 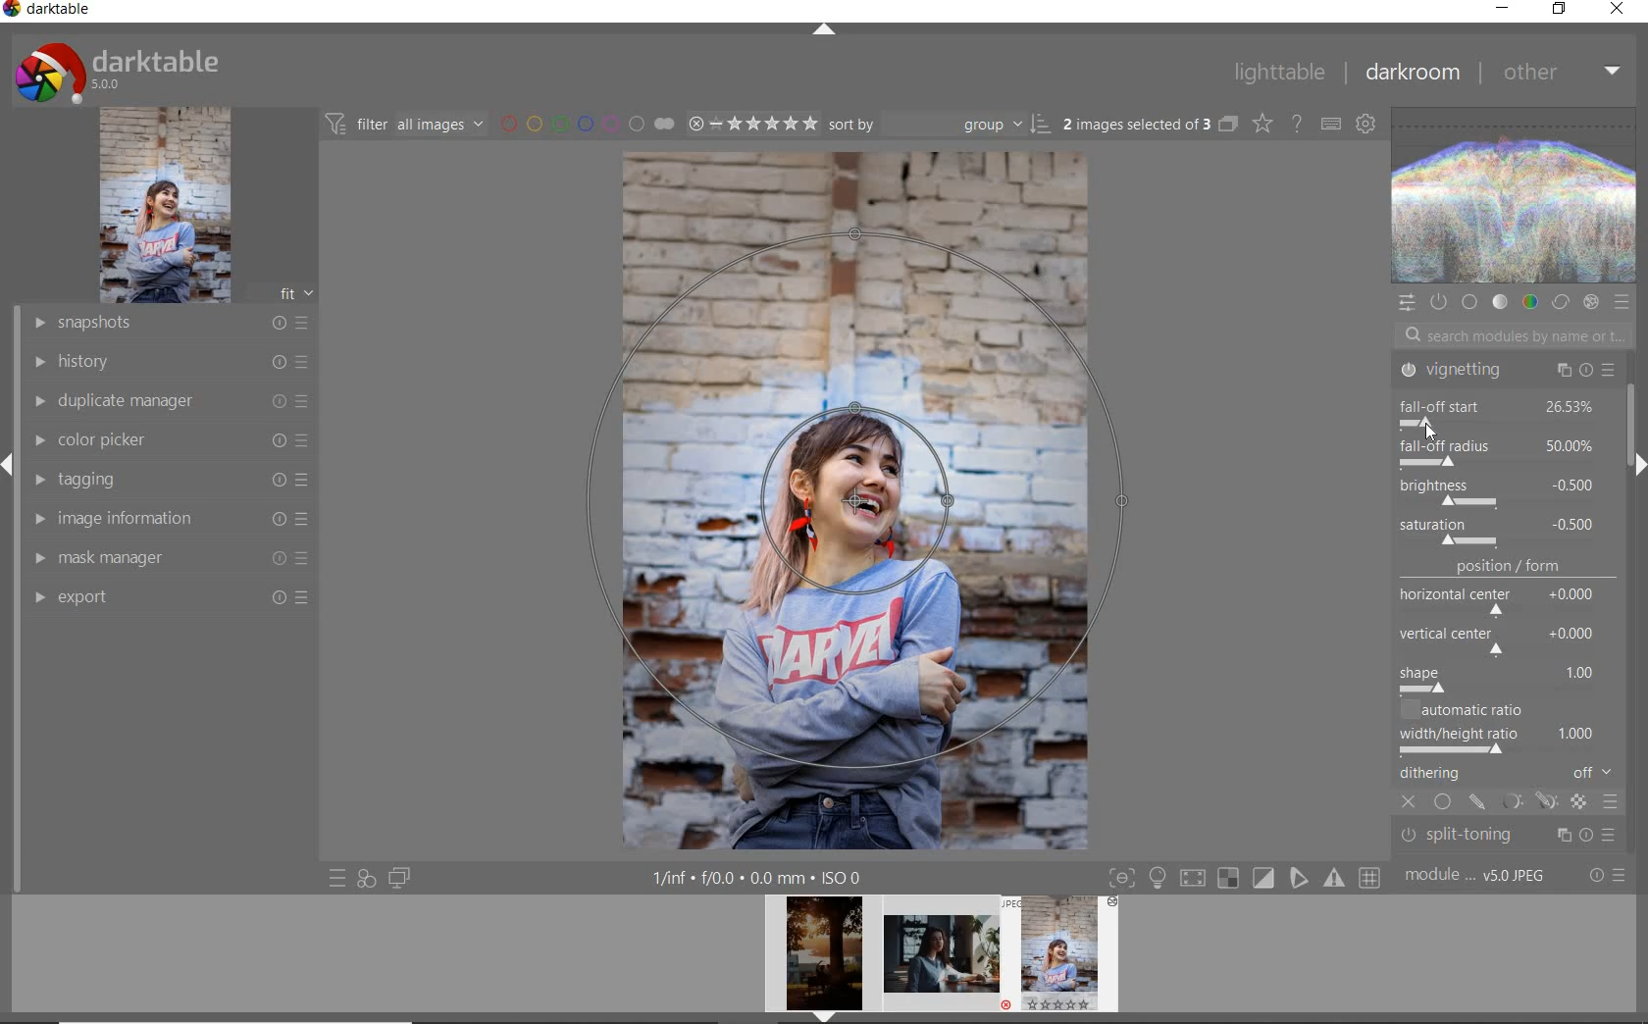 I want to click on image preview, so click(x=818, y=959).